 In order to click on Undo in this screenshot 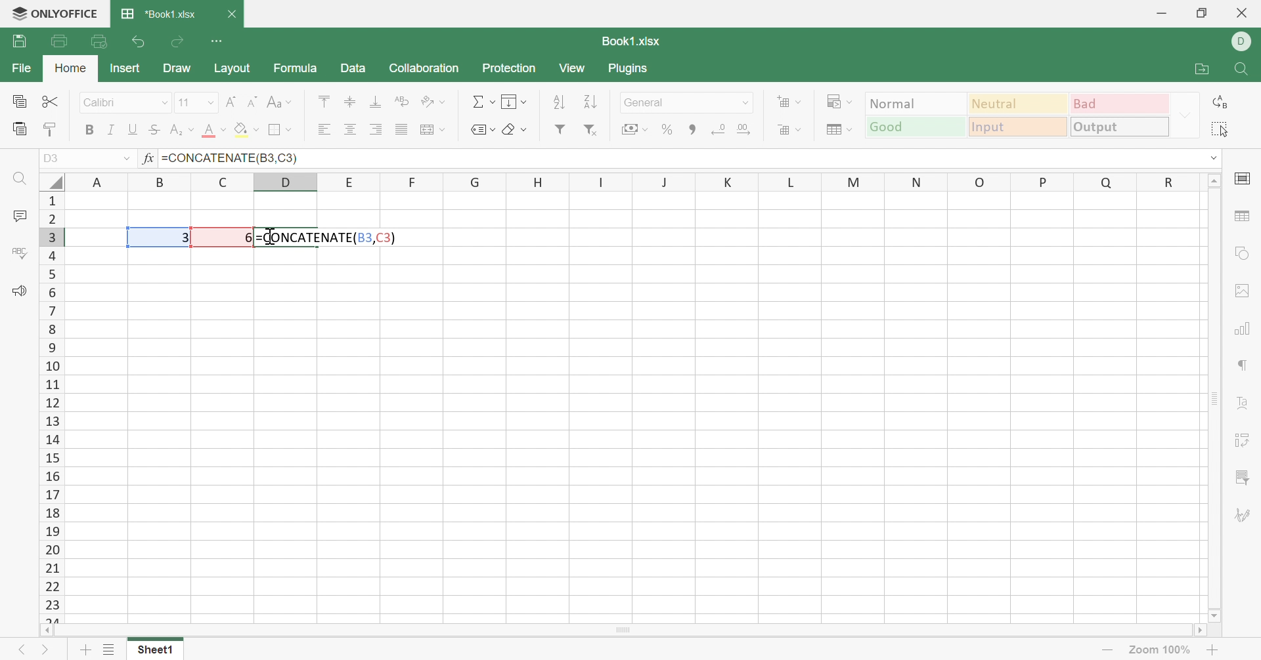, I will do `click(141, 43)`.